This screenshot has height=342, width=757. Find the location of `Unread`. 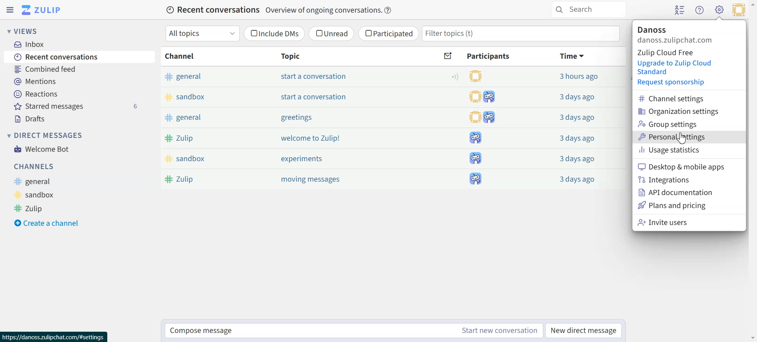

Unread is located at coordinates (332, 33).